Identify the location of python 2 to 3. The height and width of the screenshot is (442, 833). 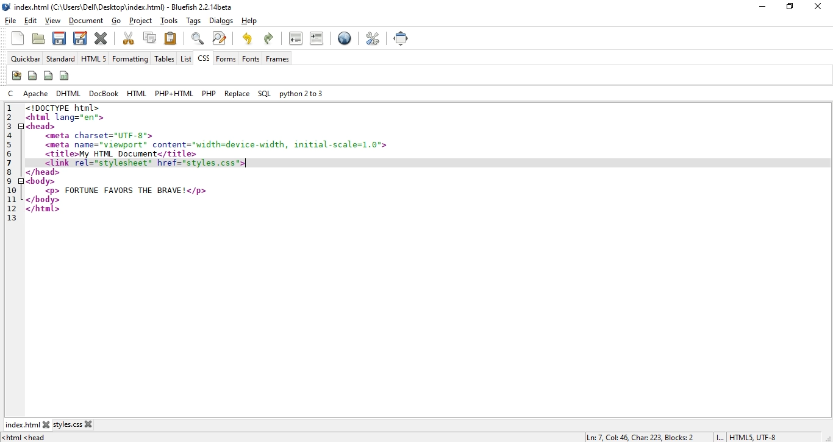
(300, 93).